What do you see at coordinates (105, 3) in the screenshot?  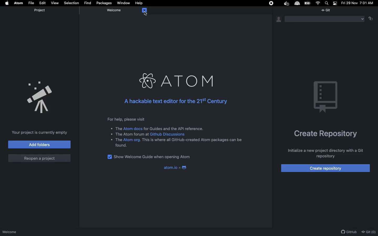 I see `Packages` at bounding box center [105, 3].